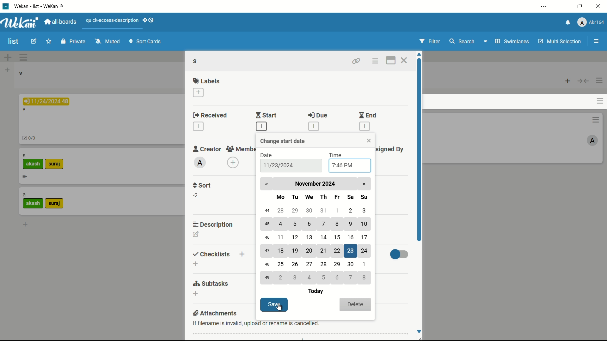 The image size is (607, 341). What do you see at coordinates (315, 292) in the screenshot?
I see `today` at bounding box center [315, 292].